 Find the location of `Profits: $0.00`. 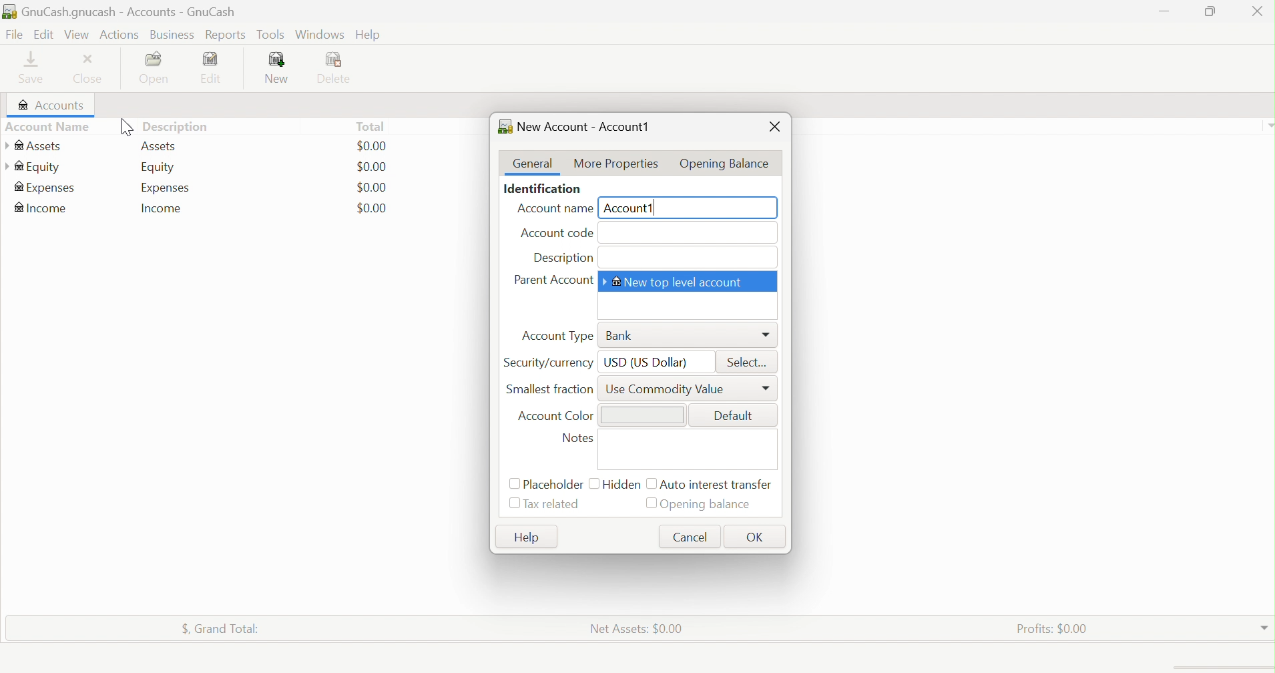

Profits: $0.00 is located at coordinates (1055, 628).